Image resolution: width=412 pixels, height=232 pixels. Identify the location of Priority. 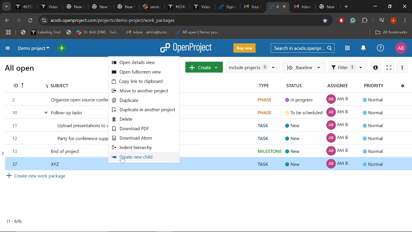
(373, 86).